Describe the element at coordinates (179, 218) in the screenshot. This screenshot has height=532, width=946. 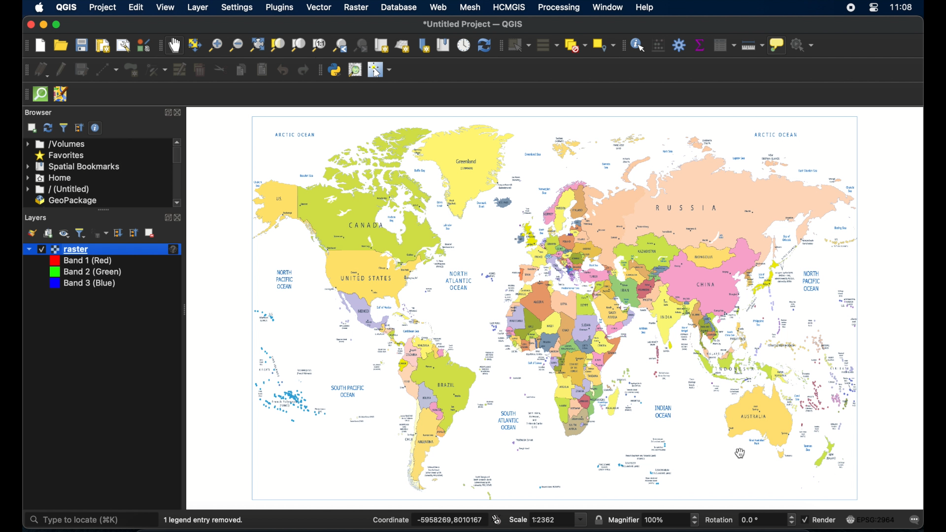
I see `close` at that location.